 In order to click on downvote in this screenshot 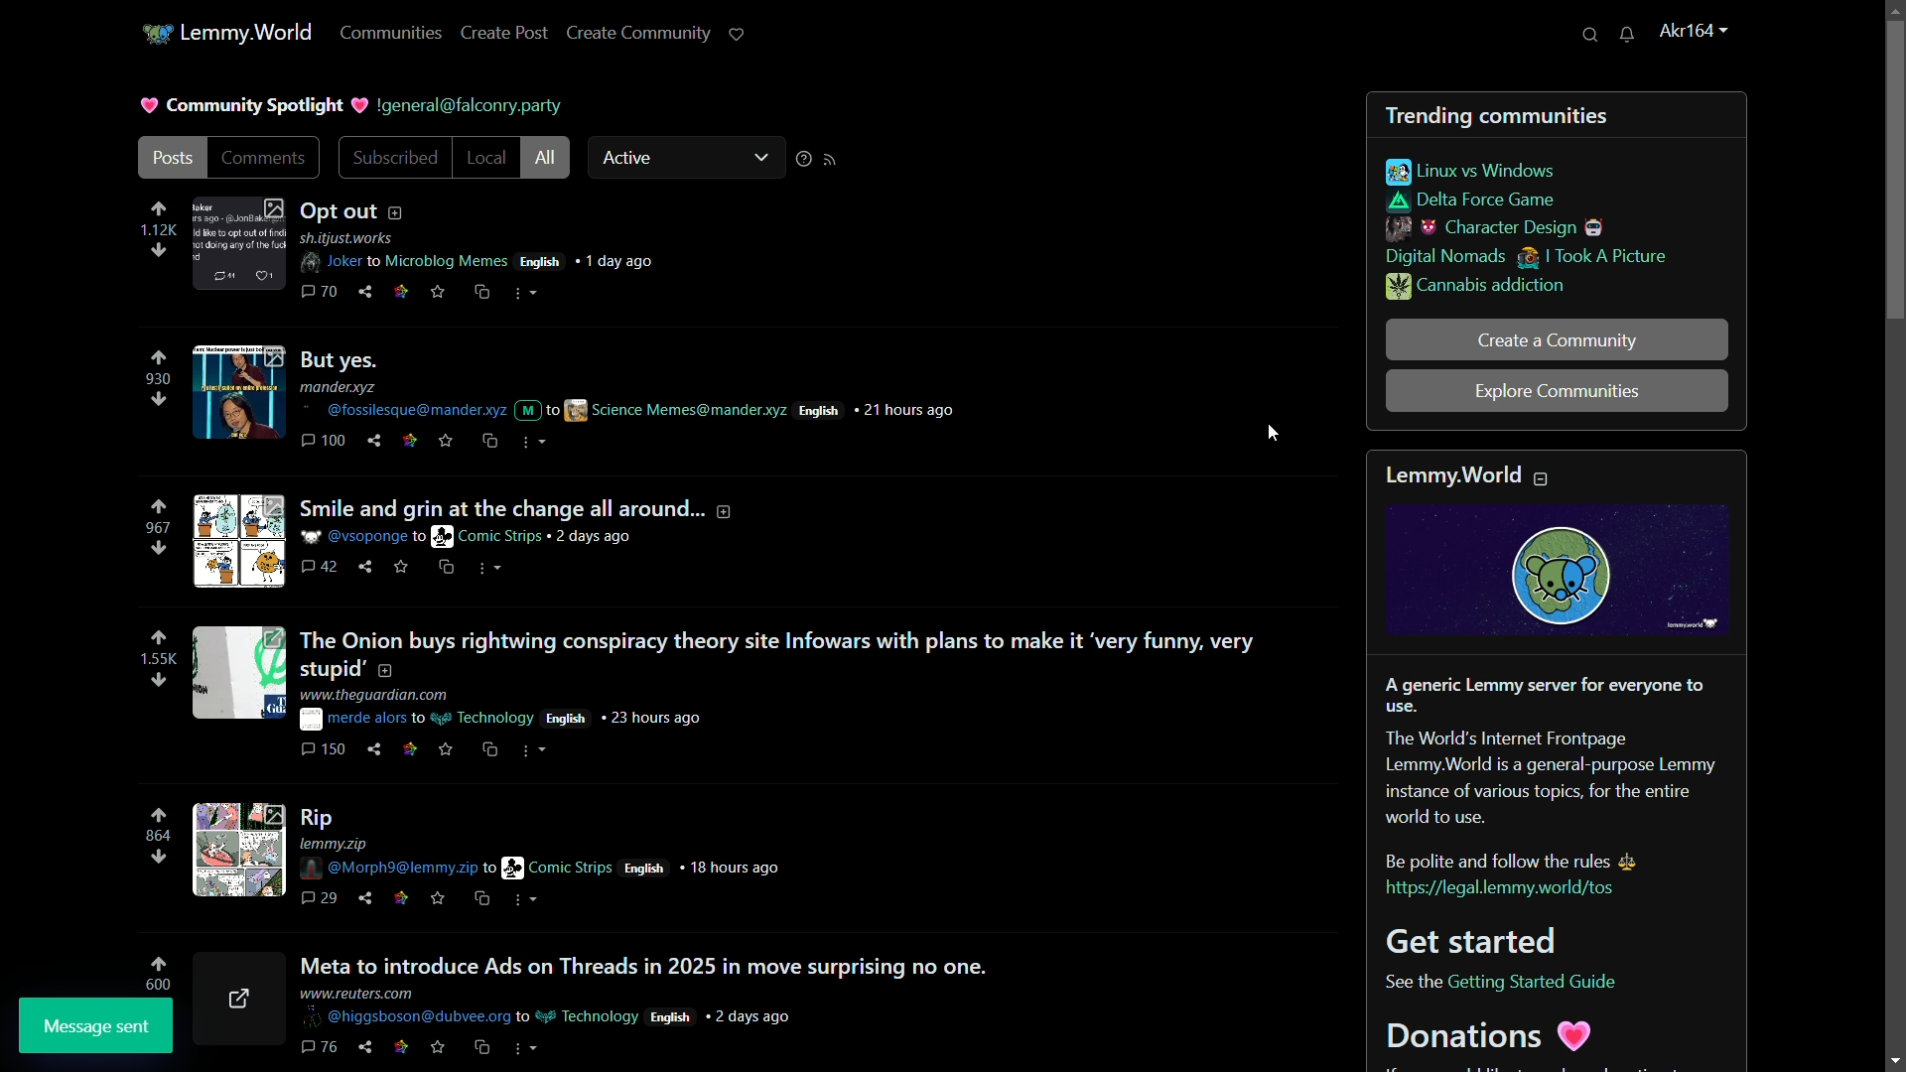, I will do `click(159, 250)`.